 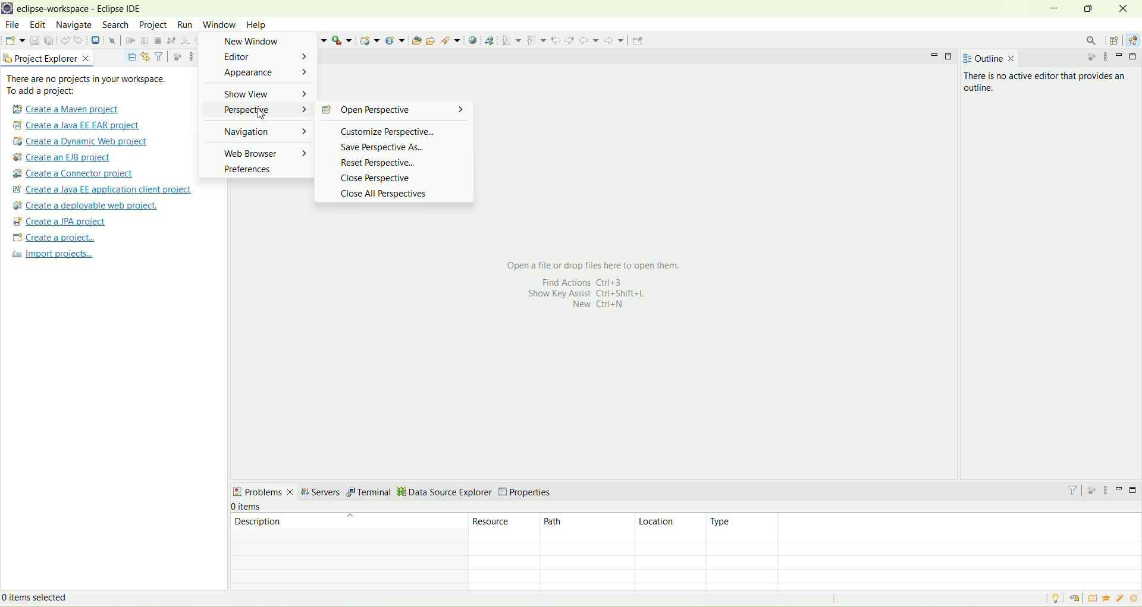 What do you see at coordinates (1079, 599) in the screenshot?
I see `restore welcome` at bounding box center [1079, 599].